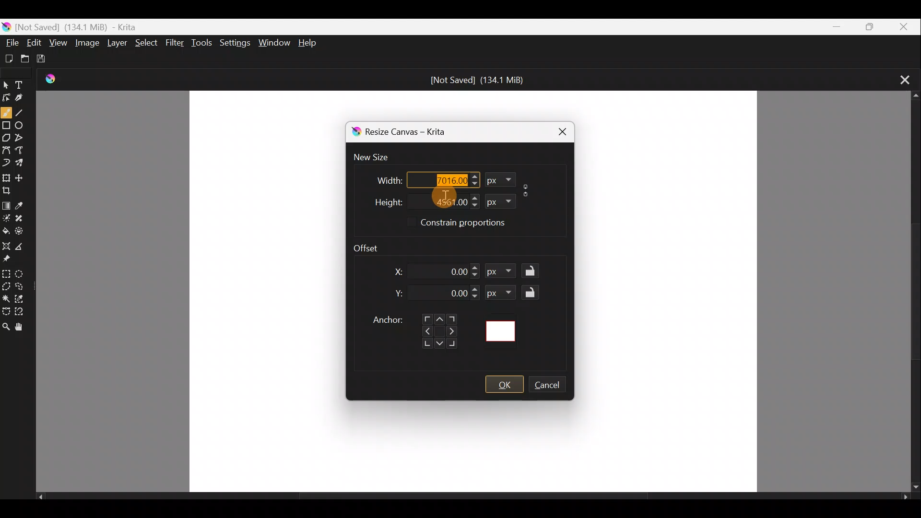 The height and width of the screenshot is (518, 921). Describe the element at coordinates (6, 112) in the screenshot. I see `Freehand brush tool` at that location.